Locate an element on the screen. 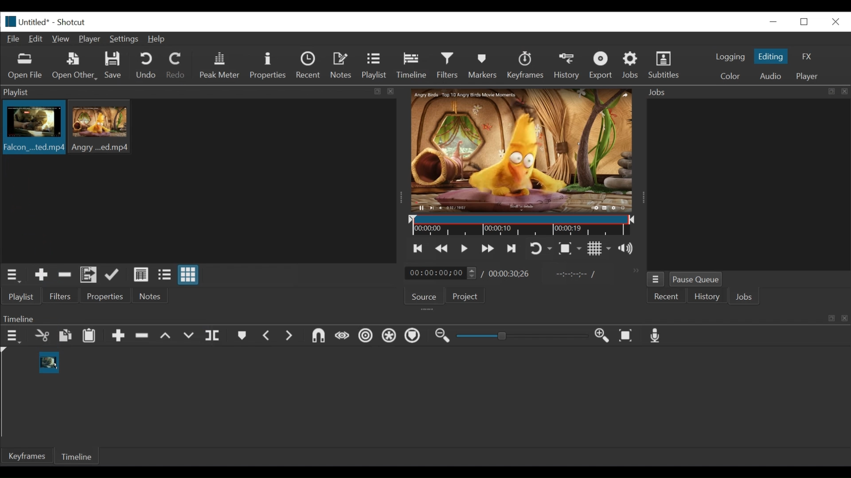 Image resolution: width=851 pixels, height=478 pixels. keyframes is located at coordinates (526, 66).